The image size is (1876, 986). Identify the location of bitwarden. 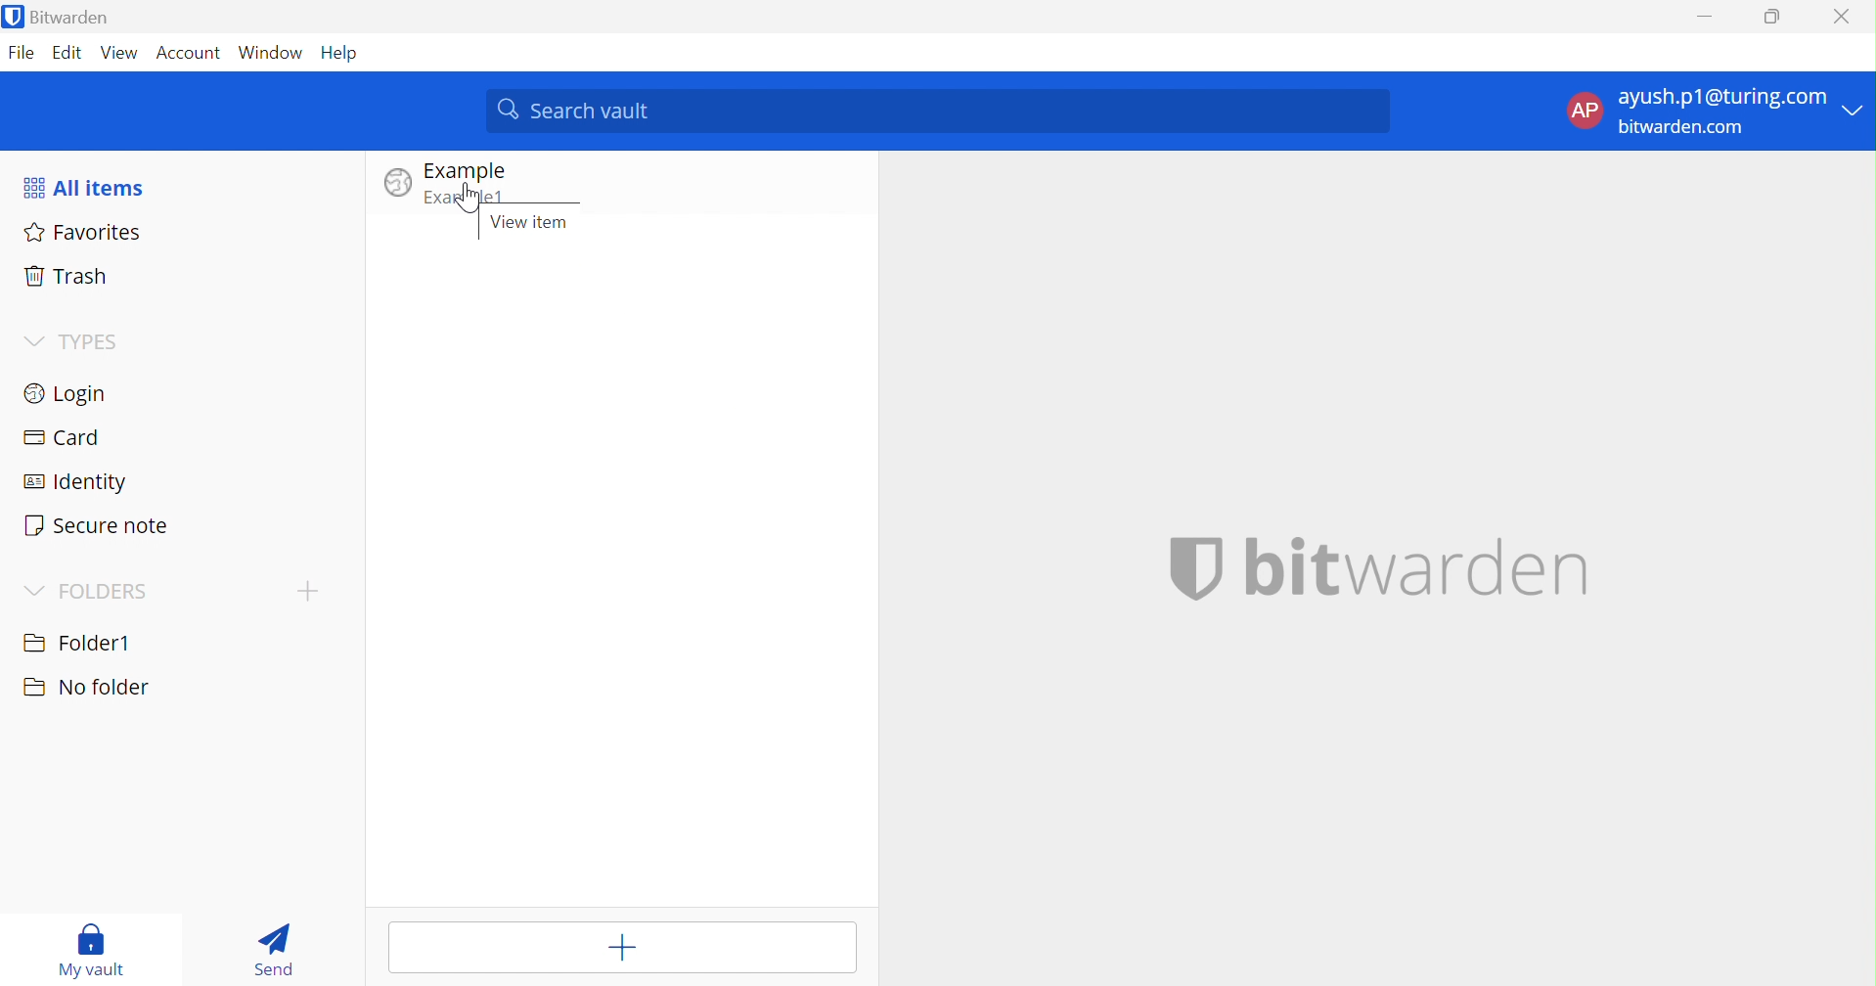
(1378, 564).